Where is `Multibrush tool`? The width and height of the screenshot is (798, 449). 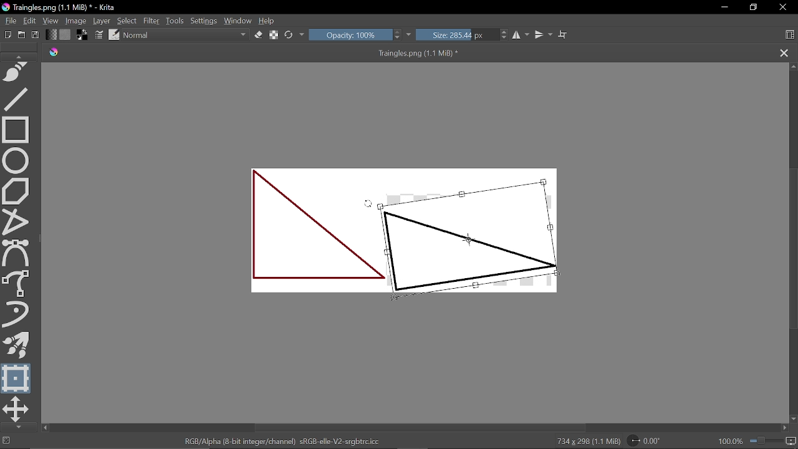
Multibrush tool is located at coordinates (17, 345).